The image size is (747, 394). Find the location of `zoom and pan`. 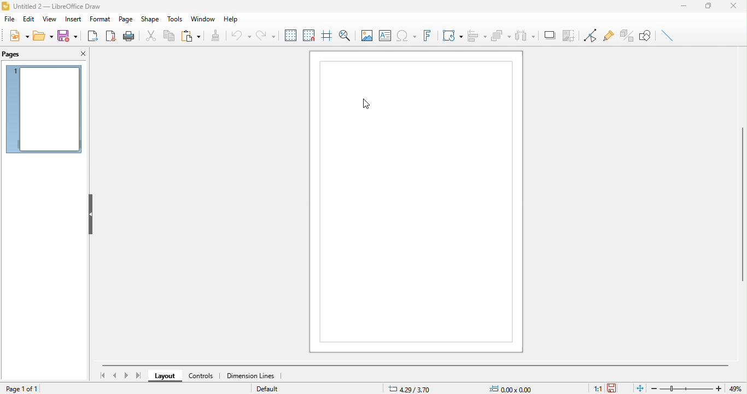

zoom and pan is located at coordinates (344, 36).